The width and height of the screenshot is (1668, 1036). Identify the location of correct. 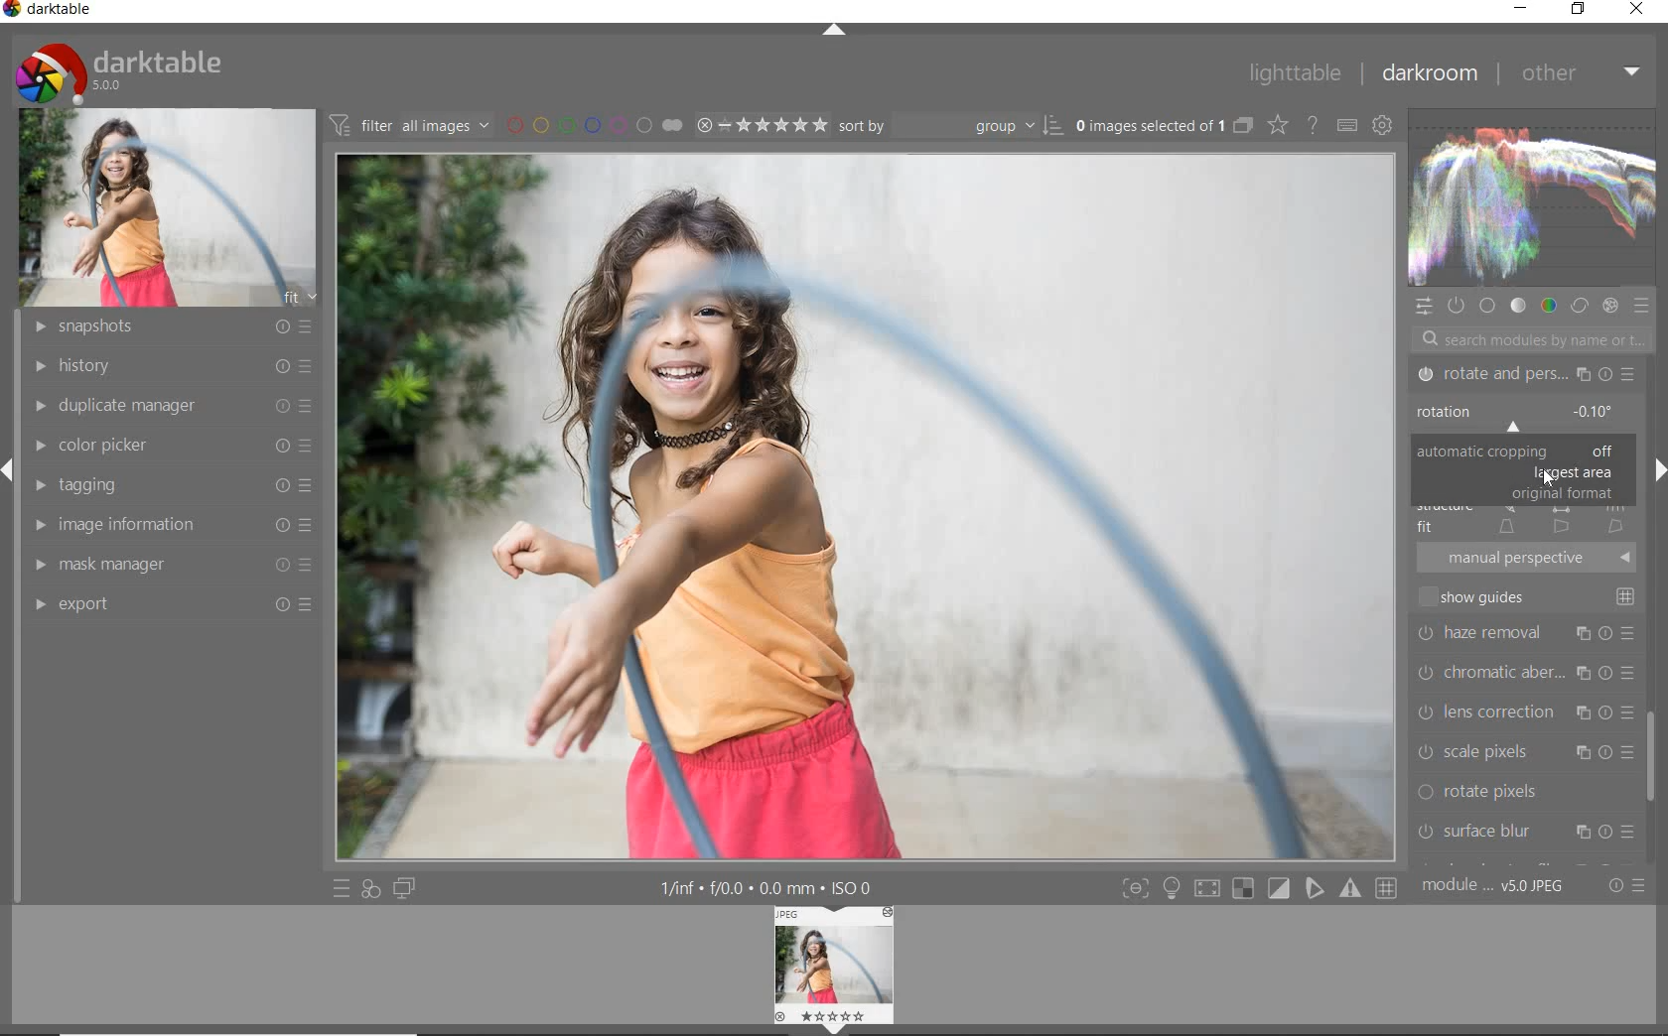
(1580, 308).